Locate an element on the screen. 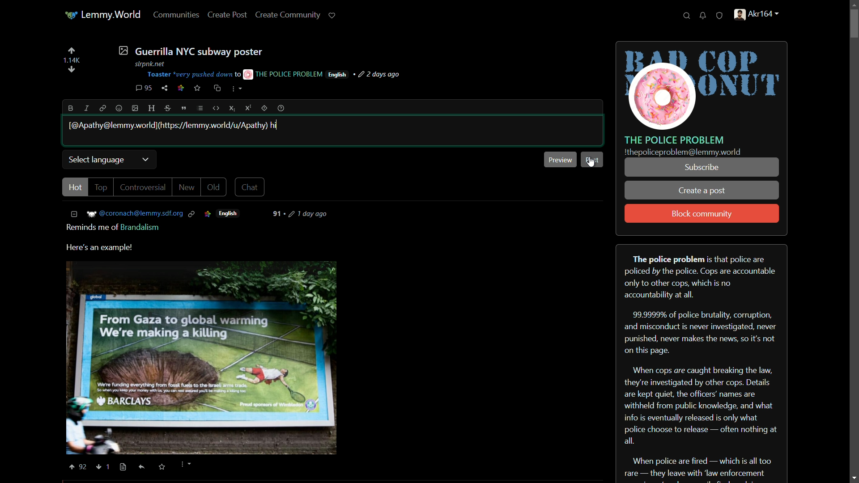  more options is located at coordinates (237, 90).